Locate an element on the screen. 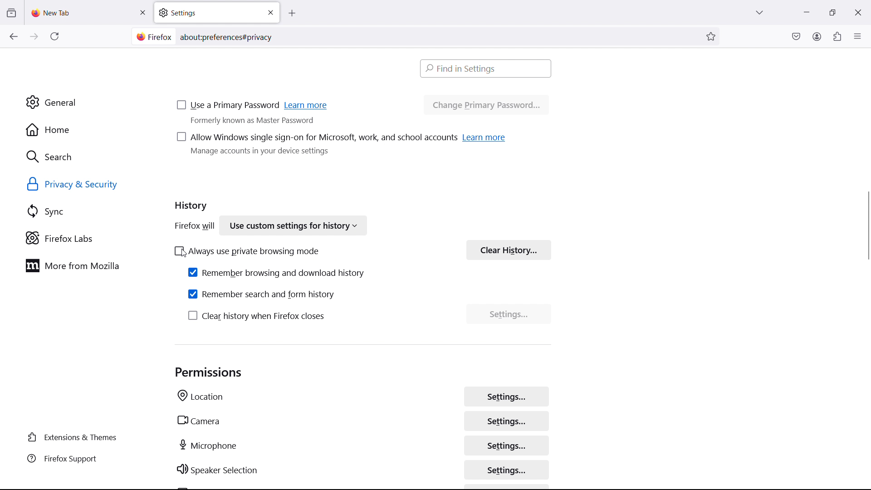  use a primary password checkbox is located at coordinates (228, 106).